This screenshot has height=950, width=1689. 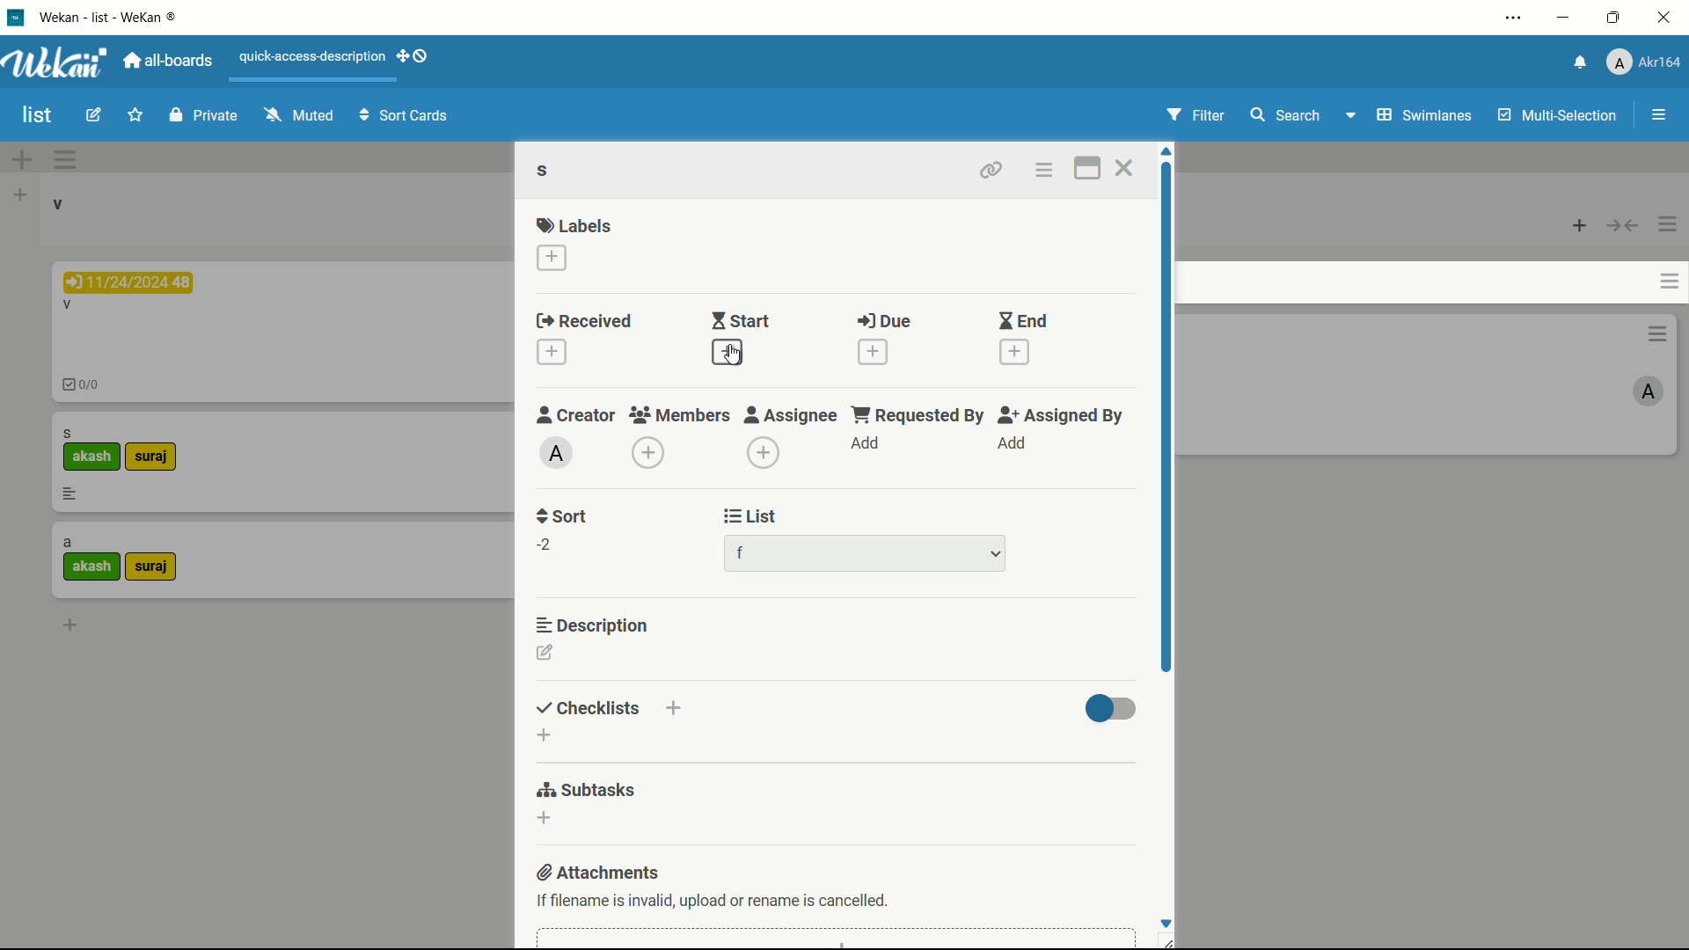 I want to click on card actions, so click(x=1667, y=281).